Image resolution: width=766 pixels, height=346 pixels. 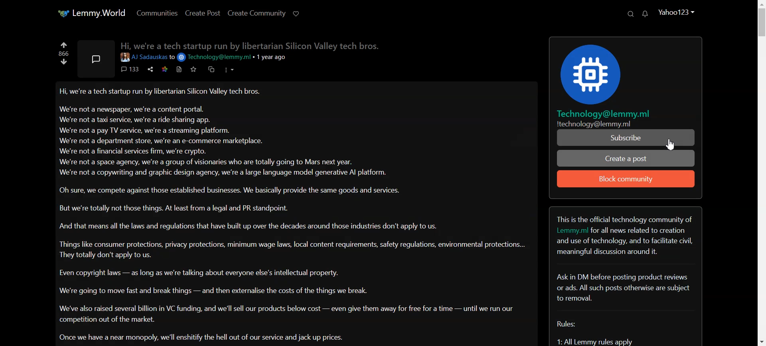 What do you see at coordinates (95, 57) in the screenshot?
I see `Message symbol` at bounding box center [95, 57].